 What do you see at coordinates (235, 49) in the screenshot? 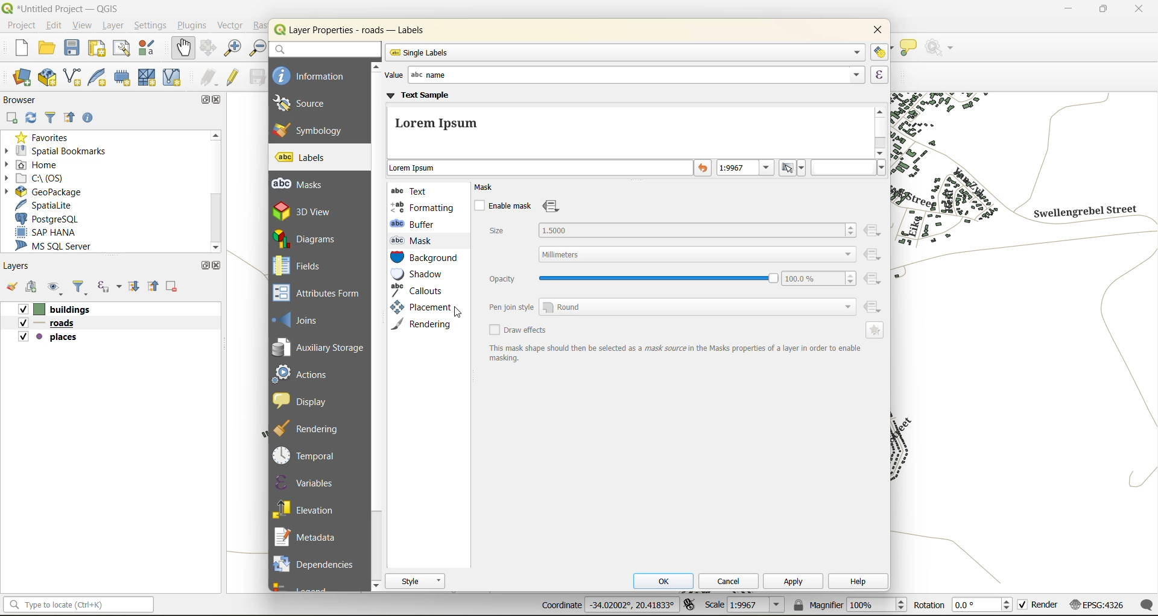
I see `zoom in` at bounding box center [235, 49].